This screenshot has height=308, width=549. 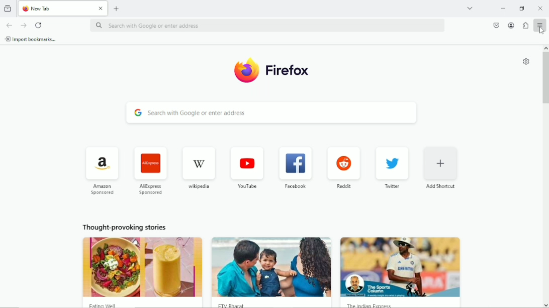 What do you see at coordinates (400, 267) in the screenshot?
I see `image` at bounding box center [400, 267].